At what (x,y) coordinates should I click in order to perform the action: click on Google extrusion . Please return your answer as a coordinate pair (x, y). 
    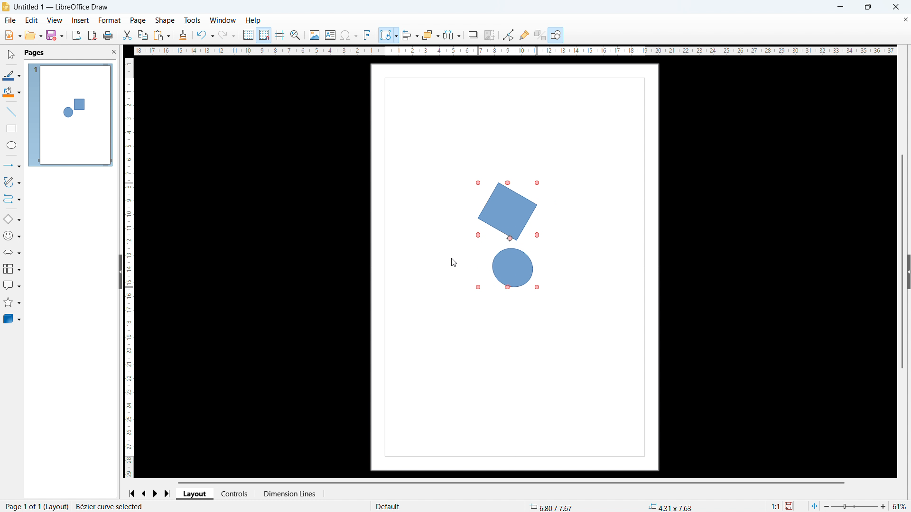
    Looking at the image, I should click on (539, 35).